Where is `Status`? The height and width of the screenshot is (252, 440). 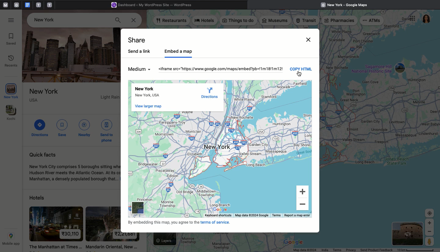
Status is located at coordinates (293, 250).